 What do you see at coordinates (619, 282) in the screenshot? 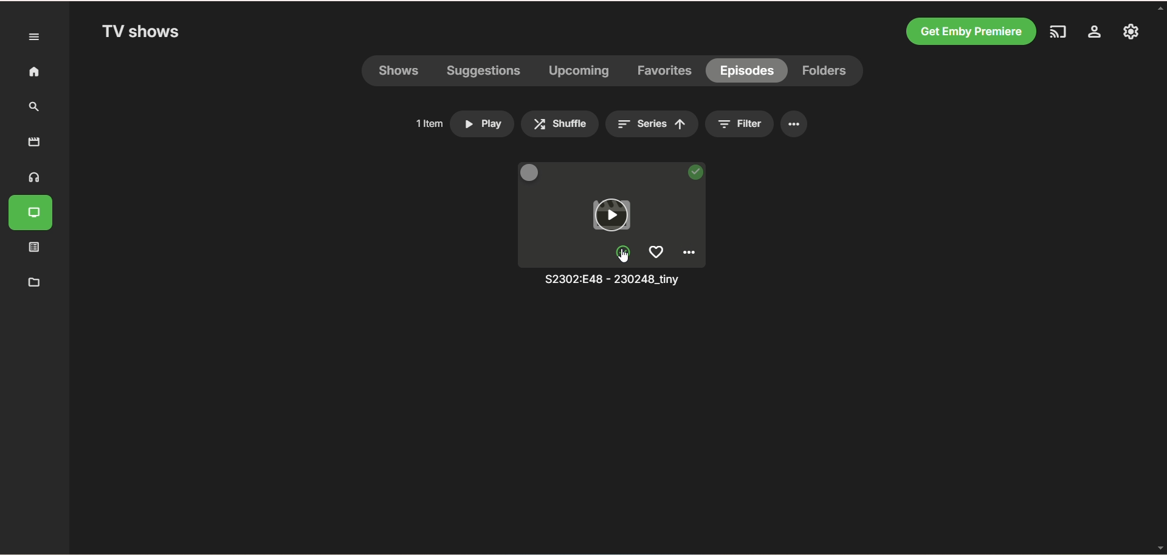
I see `title` at bounding box center [619, 282].